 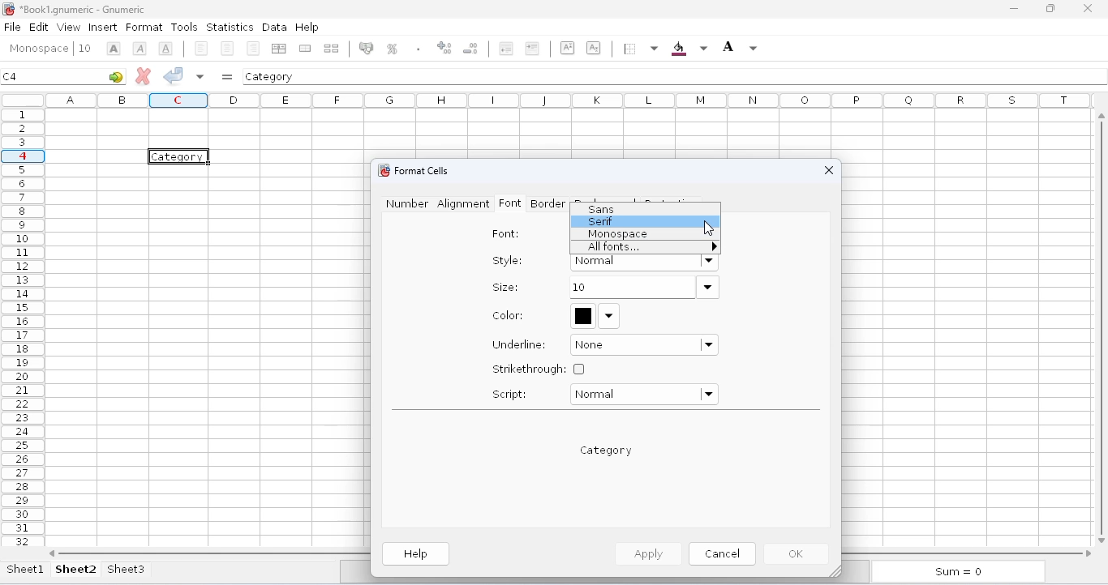 What do you see at coordinates (532, 48) in the screenshot?
I see `increase the indent` at bounding box center [532, 48].